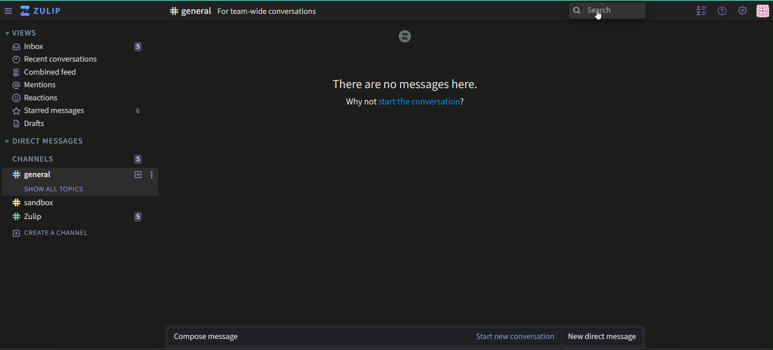 Image resolution: width=773 pixels, height=350 pixels. What do you see at coordinates (139, 111) in the screenshot?
I see `number` at bounding box center [139, 111].